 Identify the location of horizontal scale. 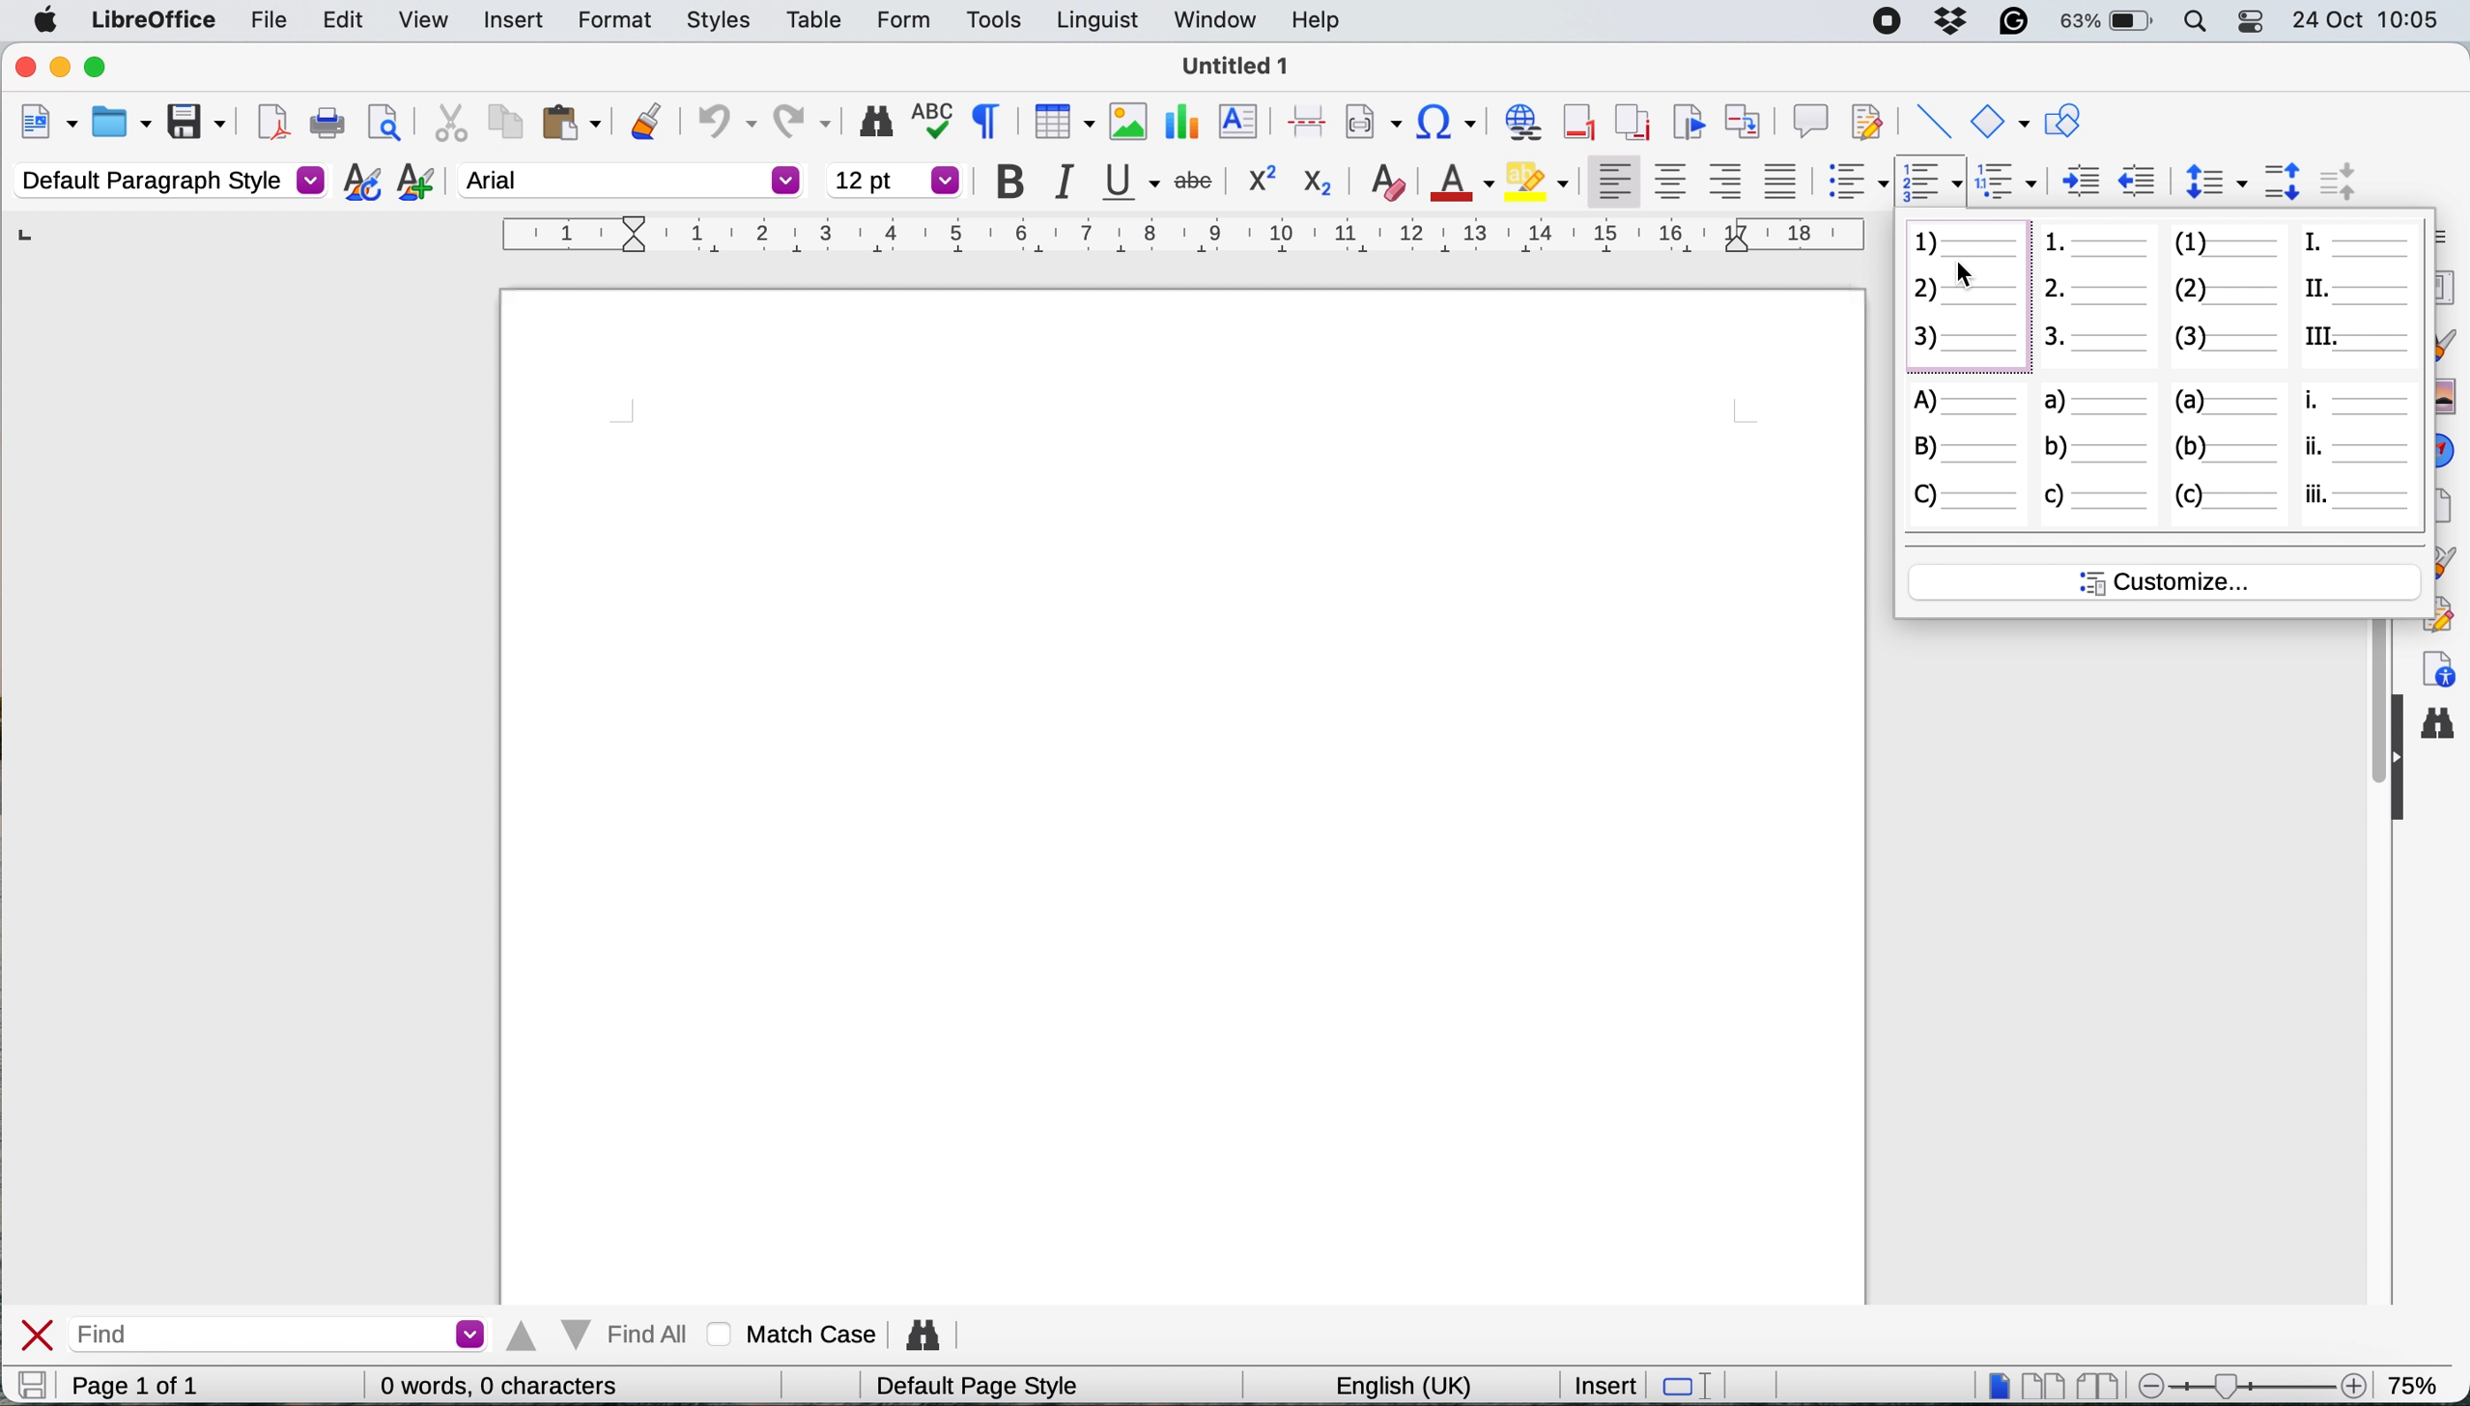
(1186, 239).